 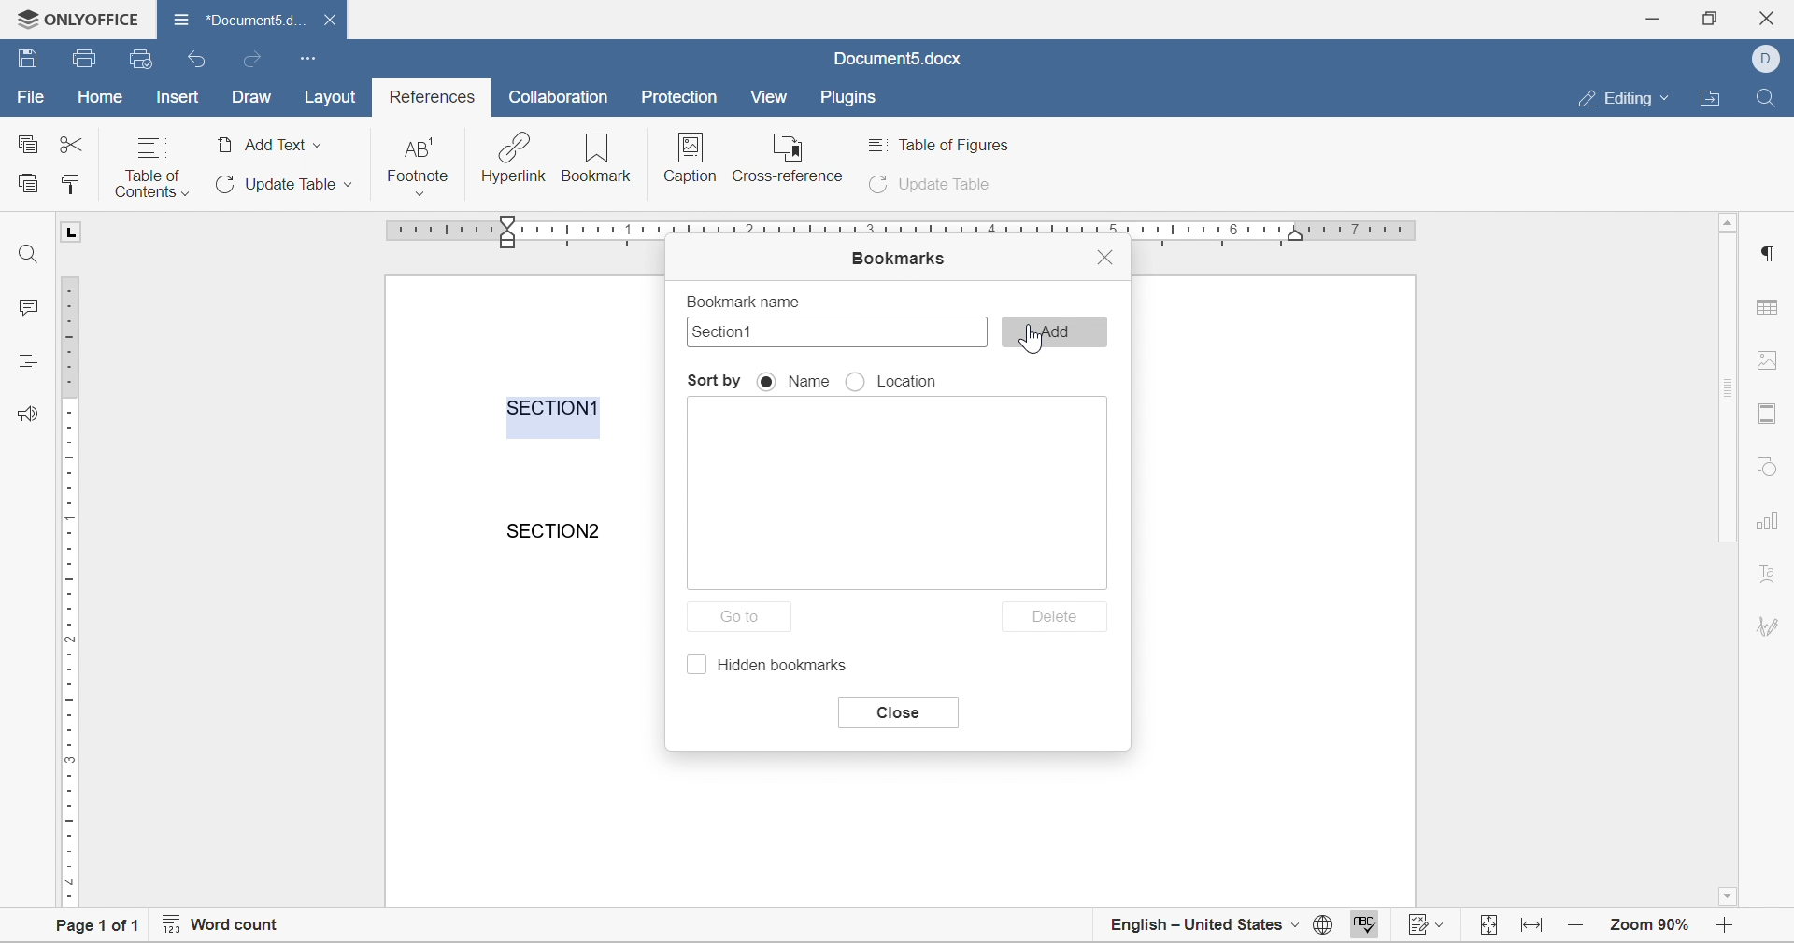 I want to click on Section1, so click(x=729, y=331).